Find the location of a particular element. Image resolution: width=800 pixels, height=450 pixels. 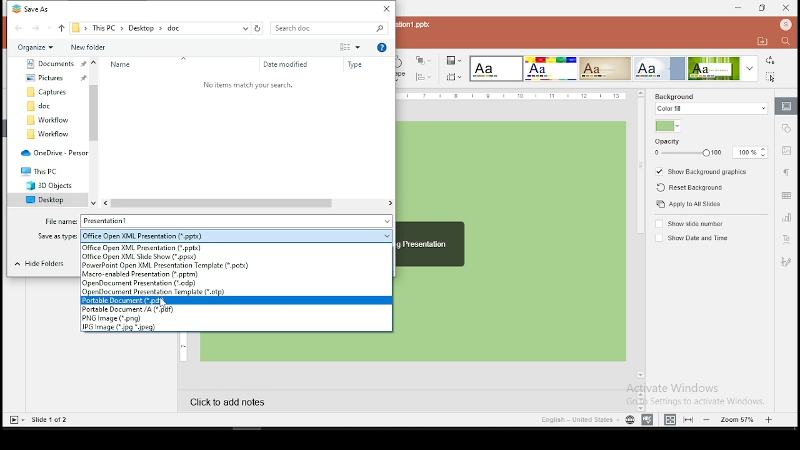

chart settings is located at coordinates (786, 218).